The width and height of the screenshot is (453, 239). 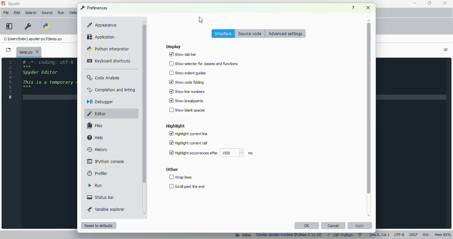 I want to click on inline, so click(x=243, y=235).